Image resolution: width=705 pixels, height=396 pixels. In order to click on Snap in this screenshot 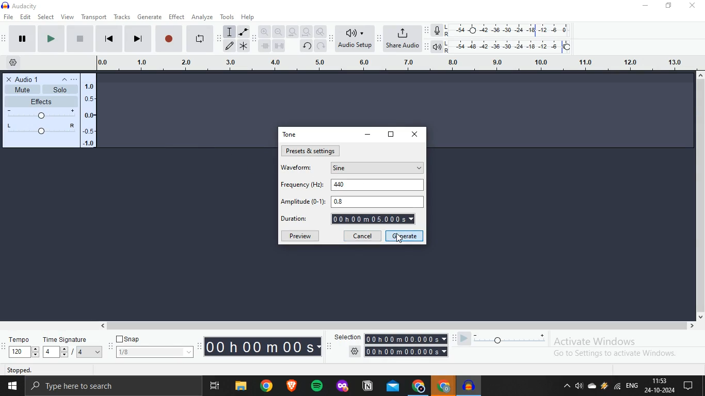, I will do `click(130, 339)`.